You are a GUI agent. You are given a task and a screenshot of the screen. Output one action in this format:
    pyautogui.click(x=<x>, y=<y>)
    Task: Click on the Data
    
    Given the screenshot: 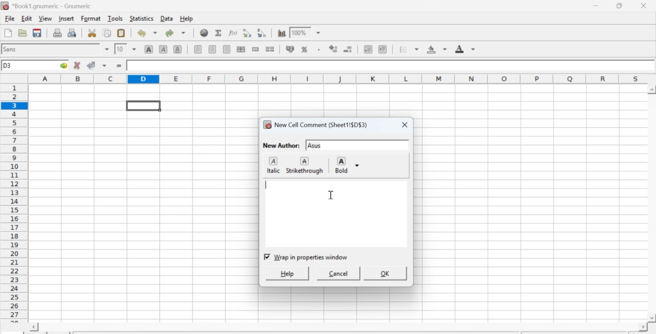 What is the action you would take?
    pyautogui.click(x=167, y=18)
    